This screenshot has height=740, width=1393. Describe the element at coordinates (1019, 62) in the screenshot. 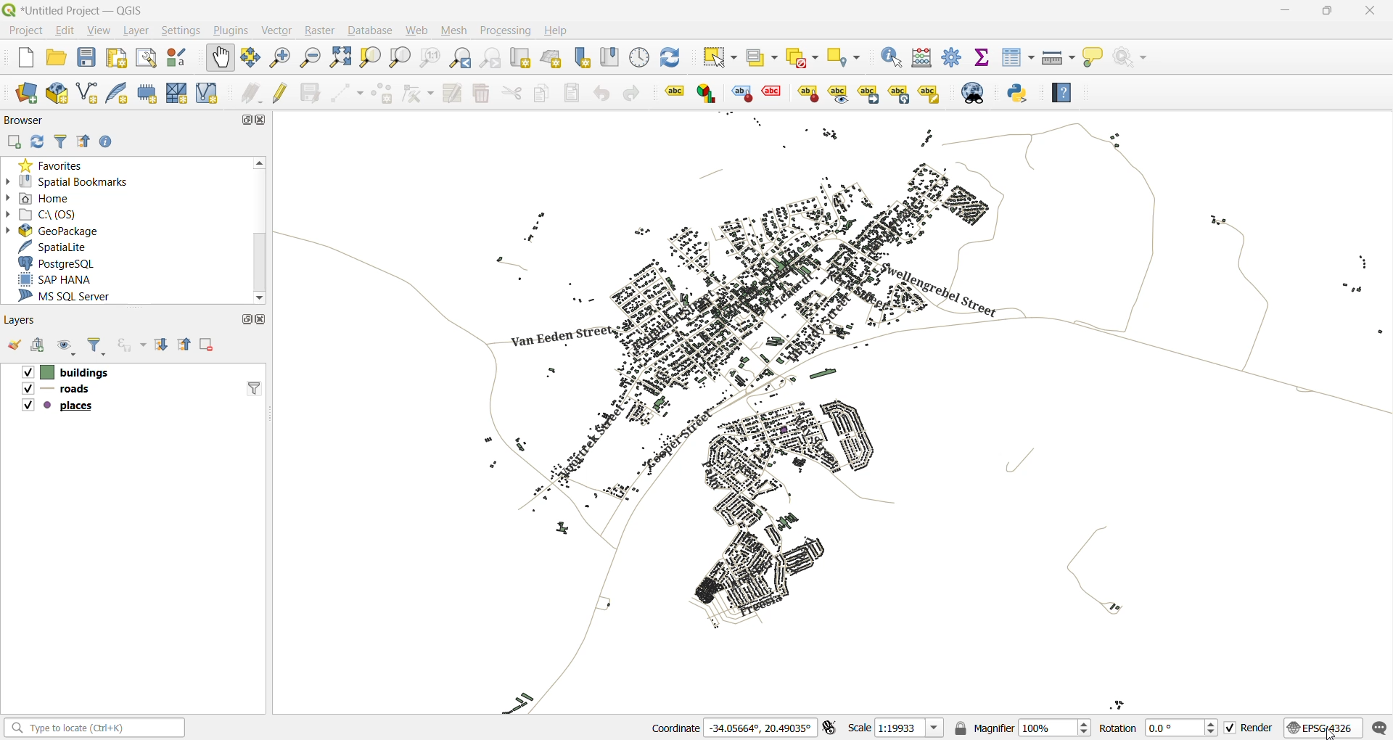

I see `attributes table` at that location.